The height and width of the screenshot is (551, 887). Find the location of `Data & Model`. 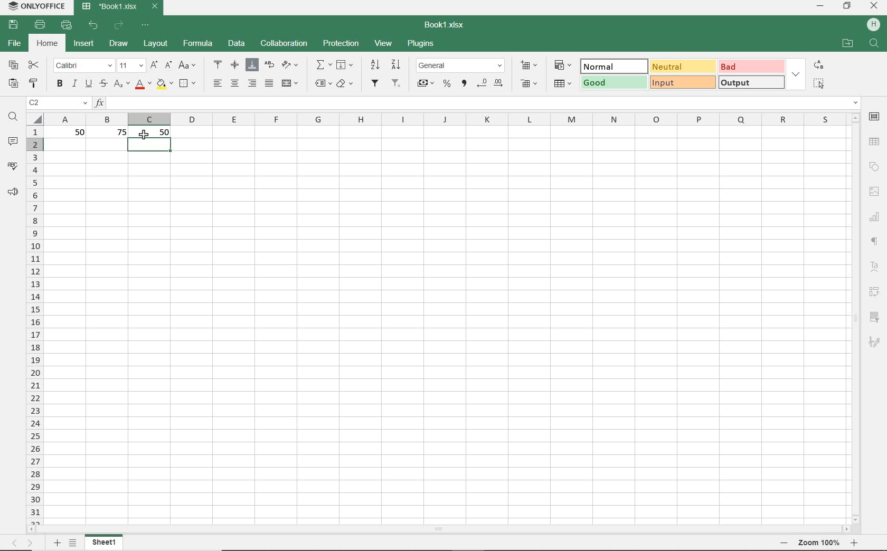

Data & Model is located at coordinates (682, 73).